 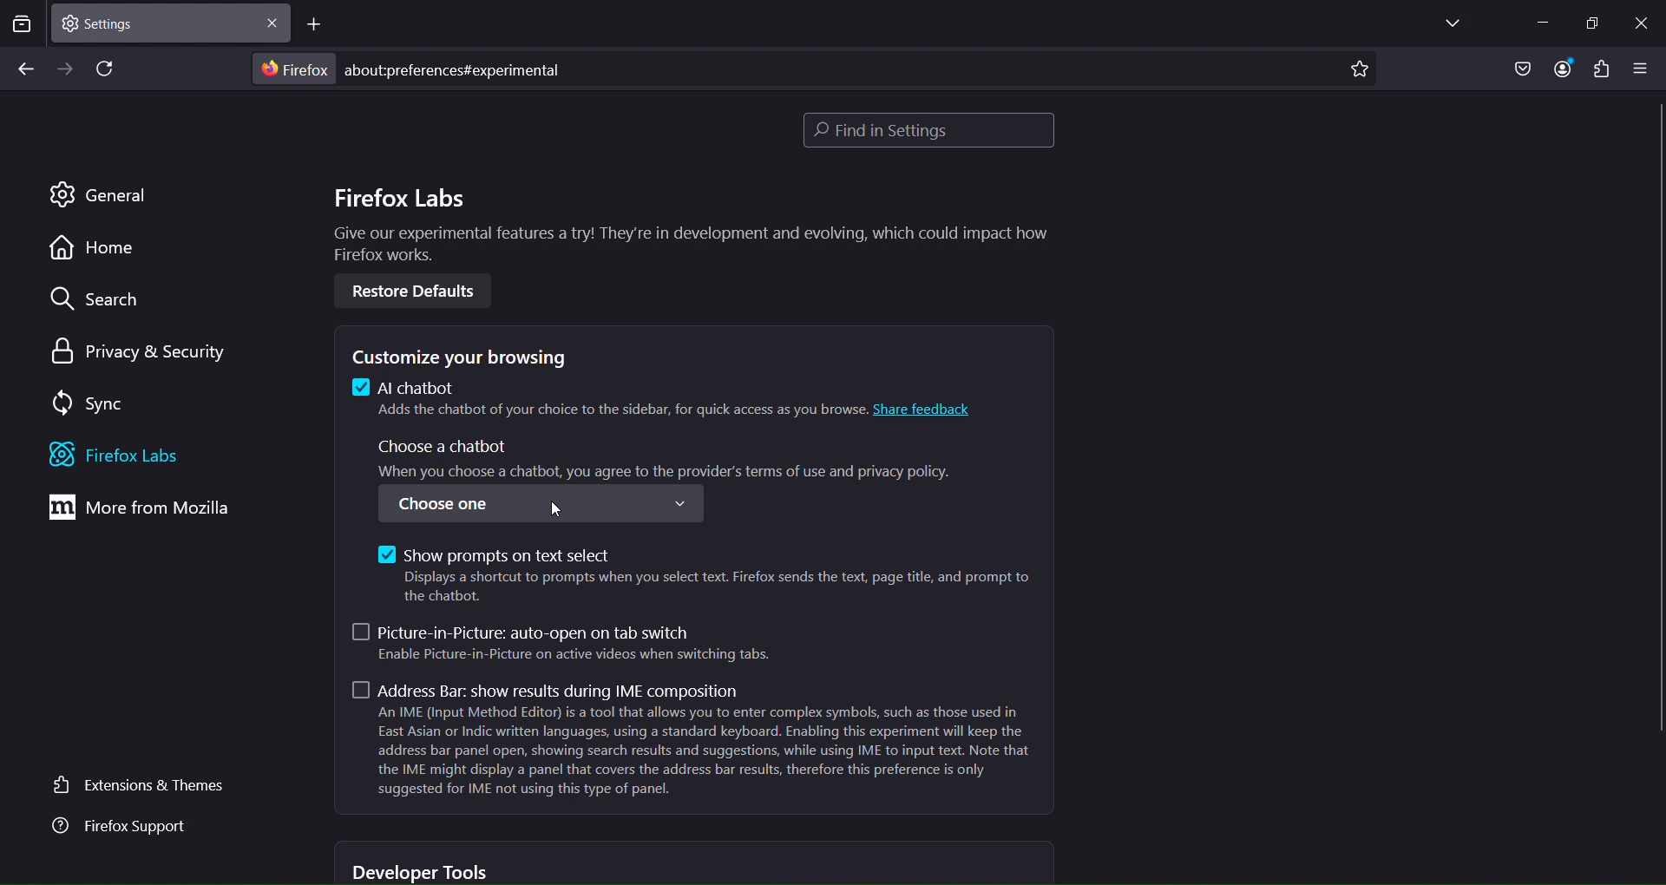 I want to click on  Firefox, so click(x=292, y=69).